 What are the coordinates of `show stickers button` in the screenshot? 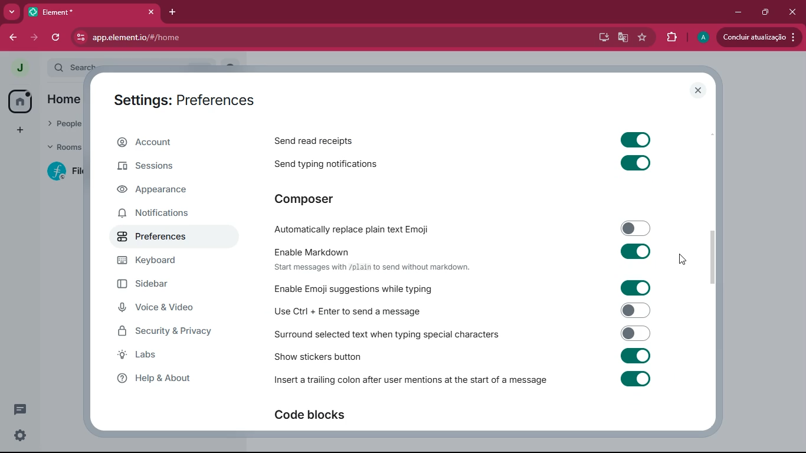 It's located at (320, 356).